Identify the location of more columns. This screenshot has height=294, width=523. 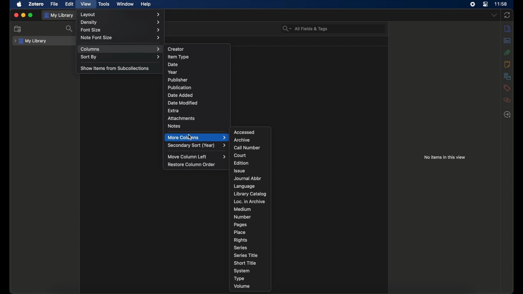
(197, 137).